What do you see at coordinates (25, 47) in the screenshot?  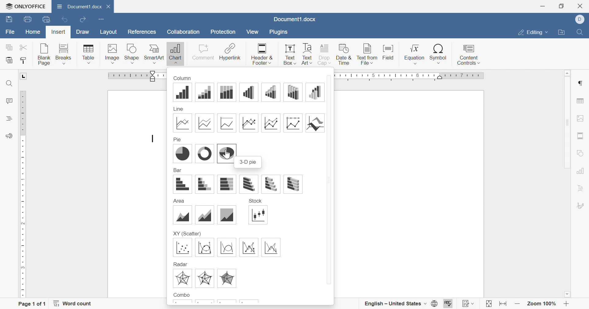 I see `Cut` at bounding box center [25, 47].